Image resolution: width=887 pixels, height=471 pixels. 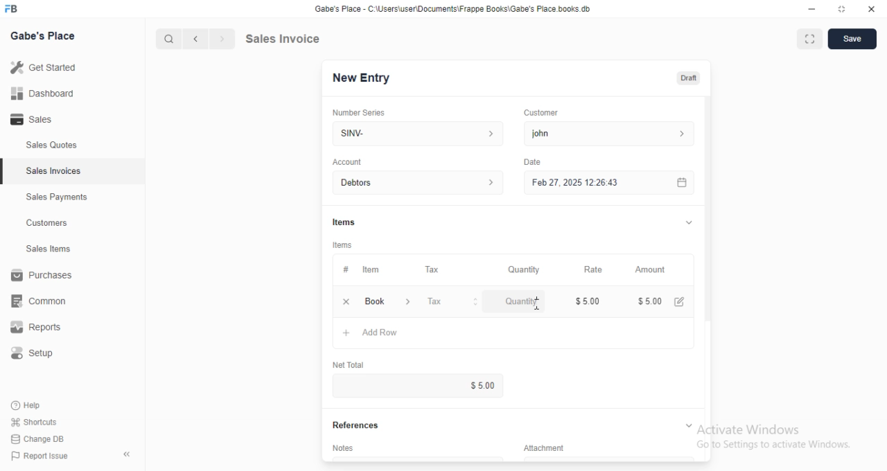 I want to click on Help, so click(x=30, y=405).